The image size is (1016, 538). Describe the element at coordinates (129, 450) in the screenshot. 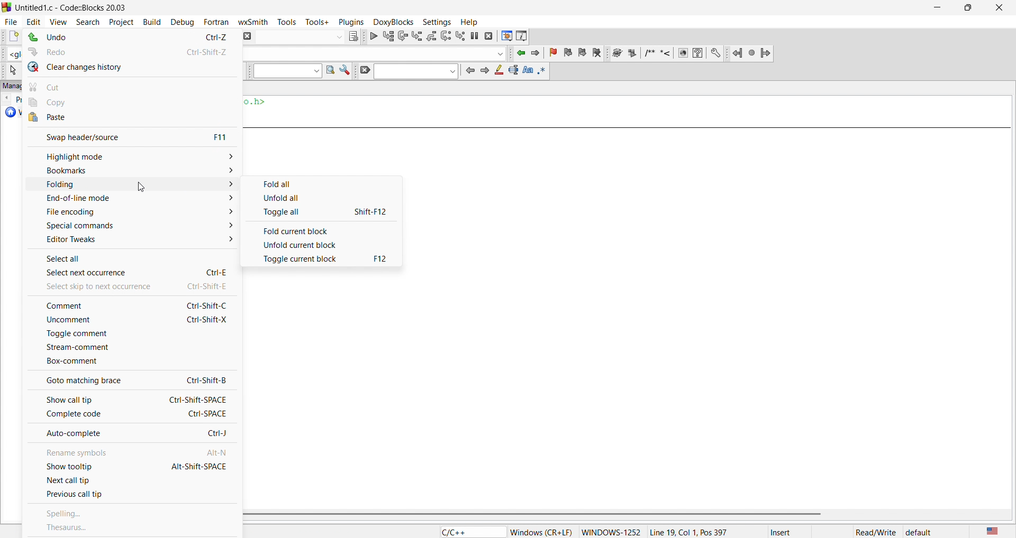

I see `rename symbols` at that location.